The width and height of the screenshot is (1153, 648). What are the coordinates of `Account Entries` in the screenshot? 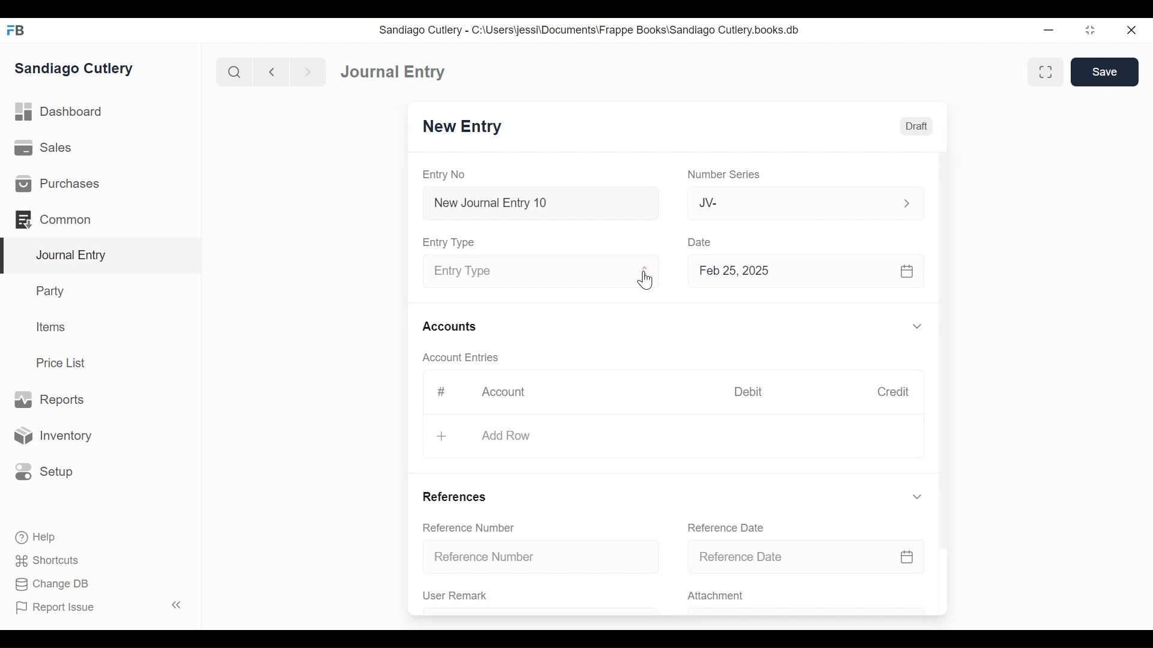 It's located at (465, 358).